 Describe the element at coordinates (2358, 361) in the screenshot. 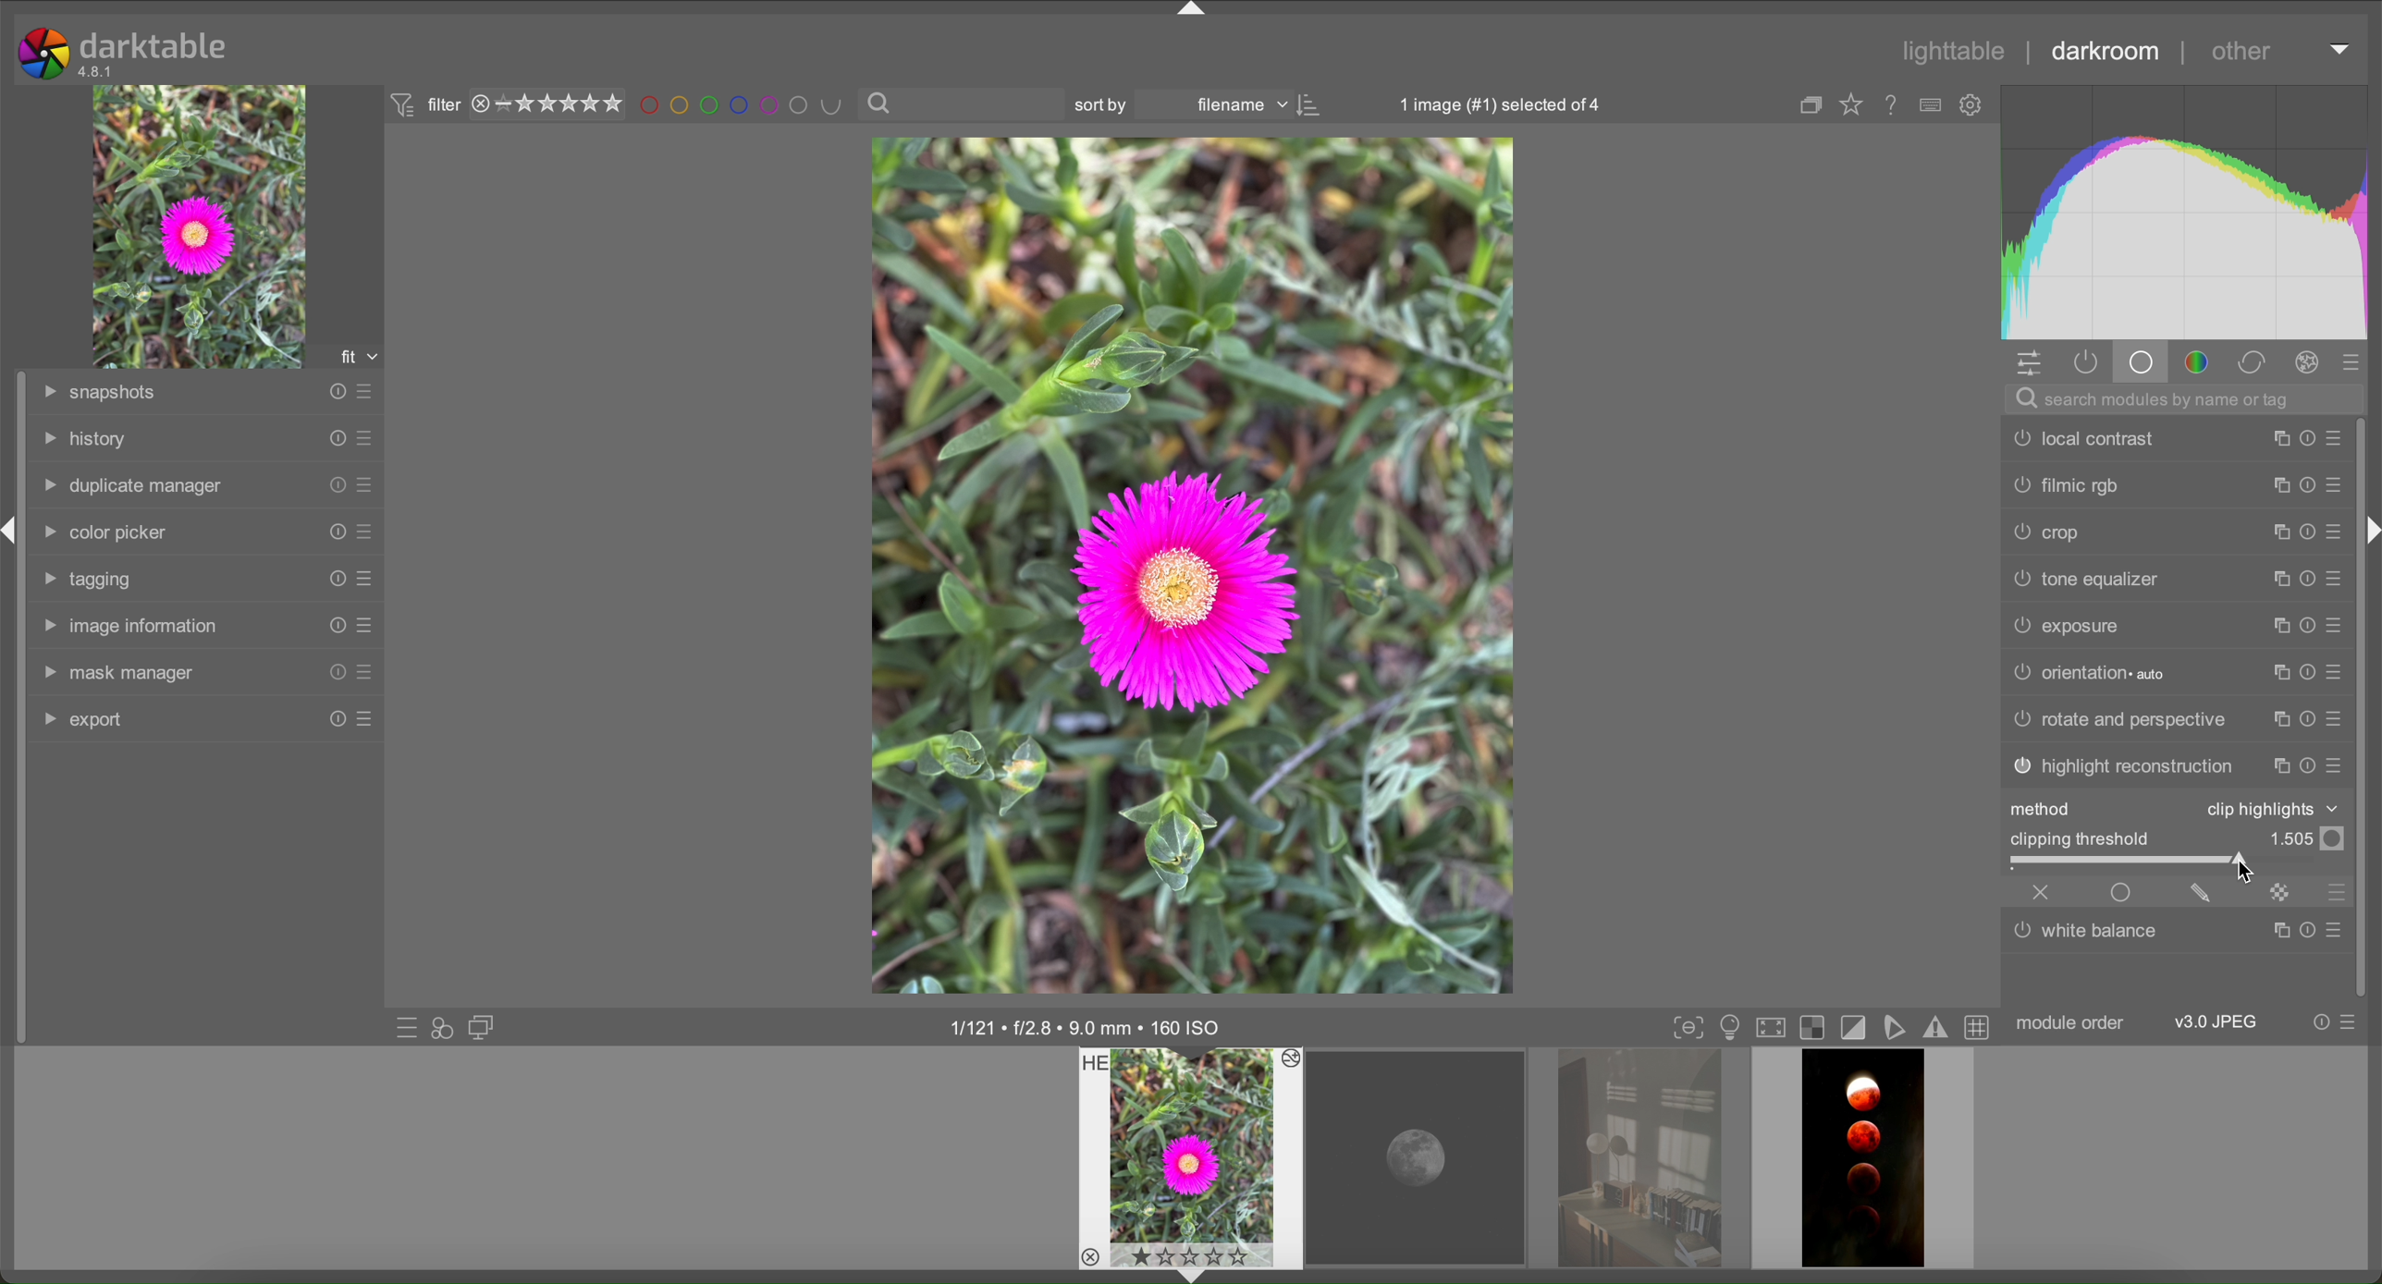

I see `presets` at that location.